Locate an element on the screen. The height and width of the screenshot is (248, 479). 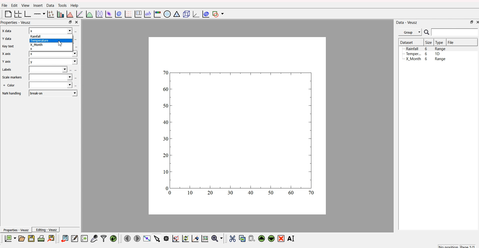
add shape to plot is located at coordinates (219, 14).